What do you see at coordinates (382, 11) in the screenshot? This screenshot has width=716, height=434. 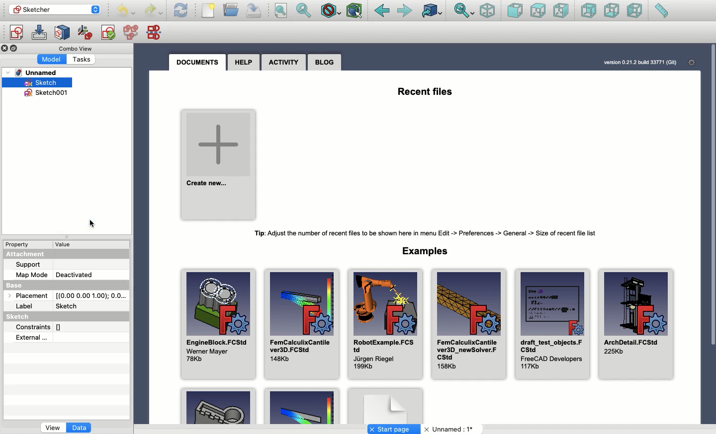 I see `Back` at bounding box center [382, 11].